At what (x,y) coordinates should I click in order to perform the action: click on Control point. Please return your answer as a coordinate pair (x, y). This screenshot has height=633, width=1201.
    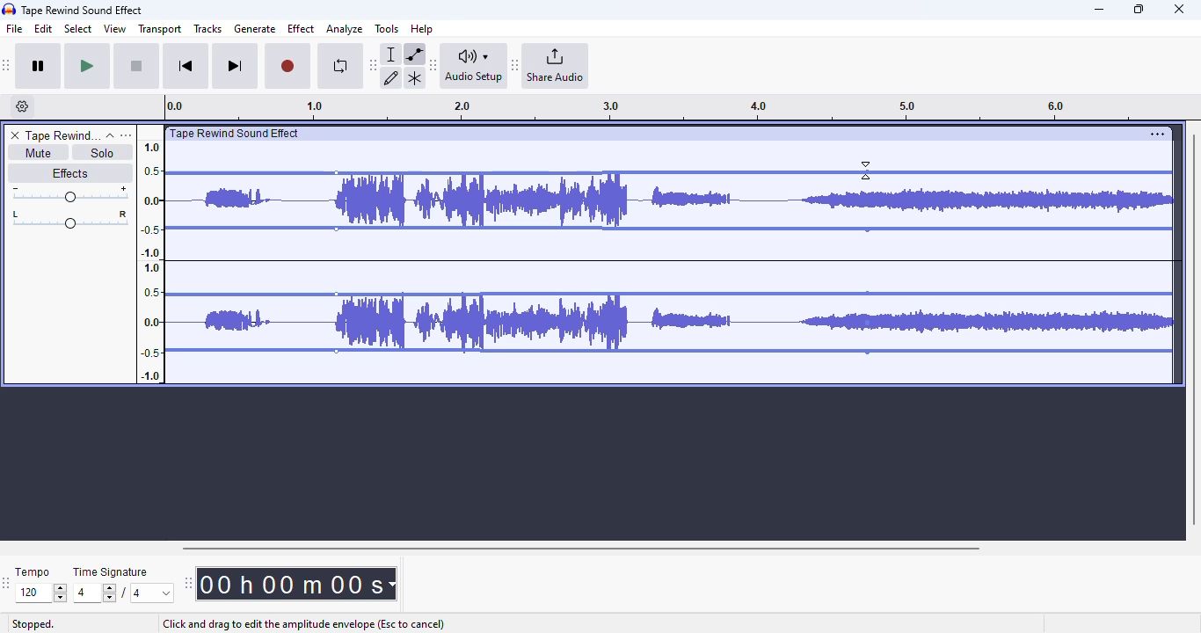
    Looking at the image, I should click on (868, 294).